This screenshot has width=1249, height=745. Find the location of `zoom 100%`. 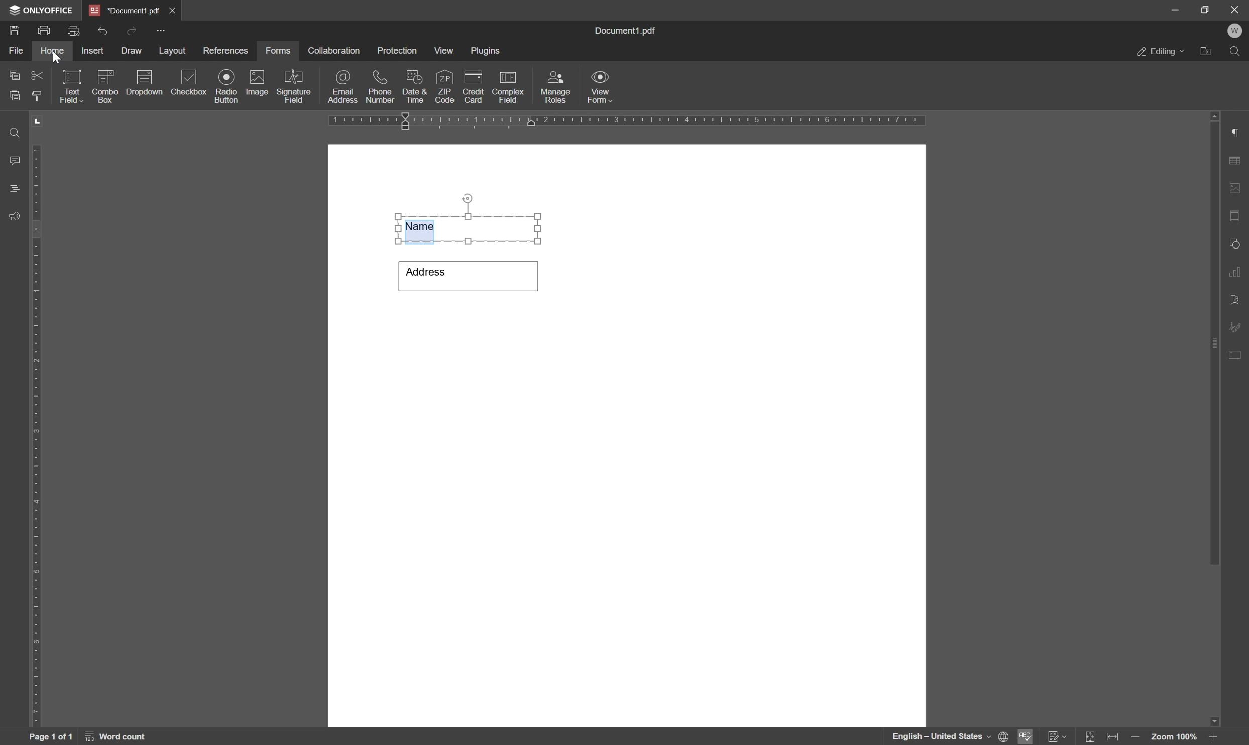

zoom 100% is located at coordinates (1173, 737).